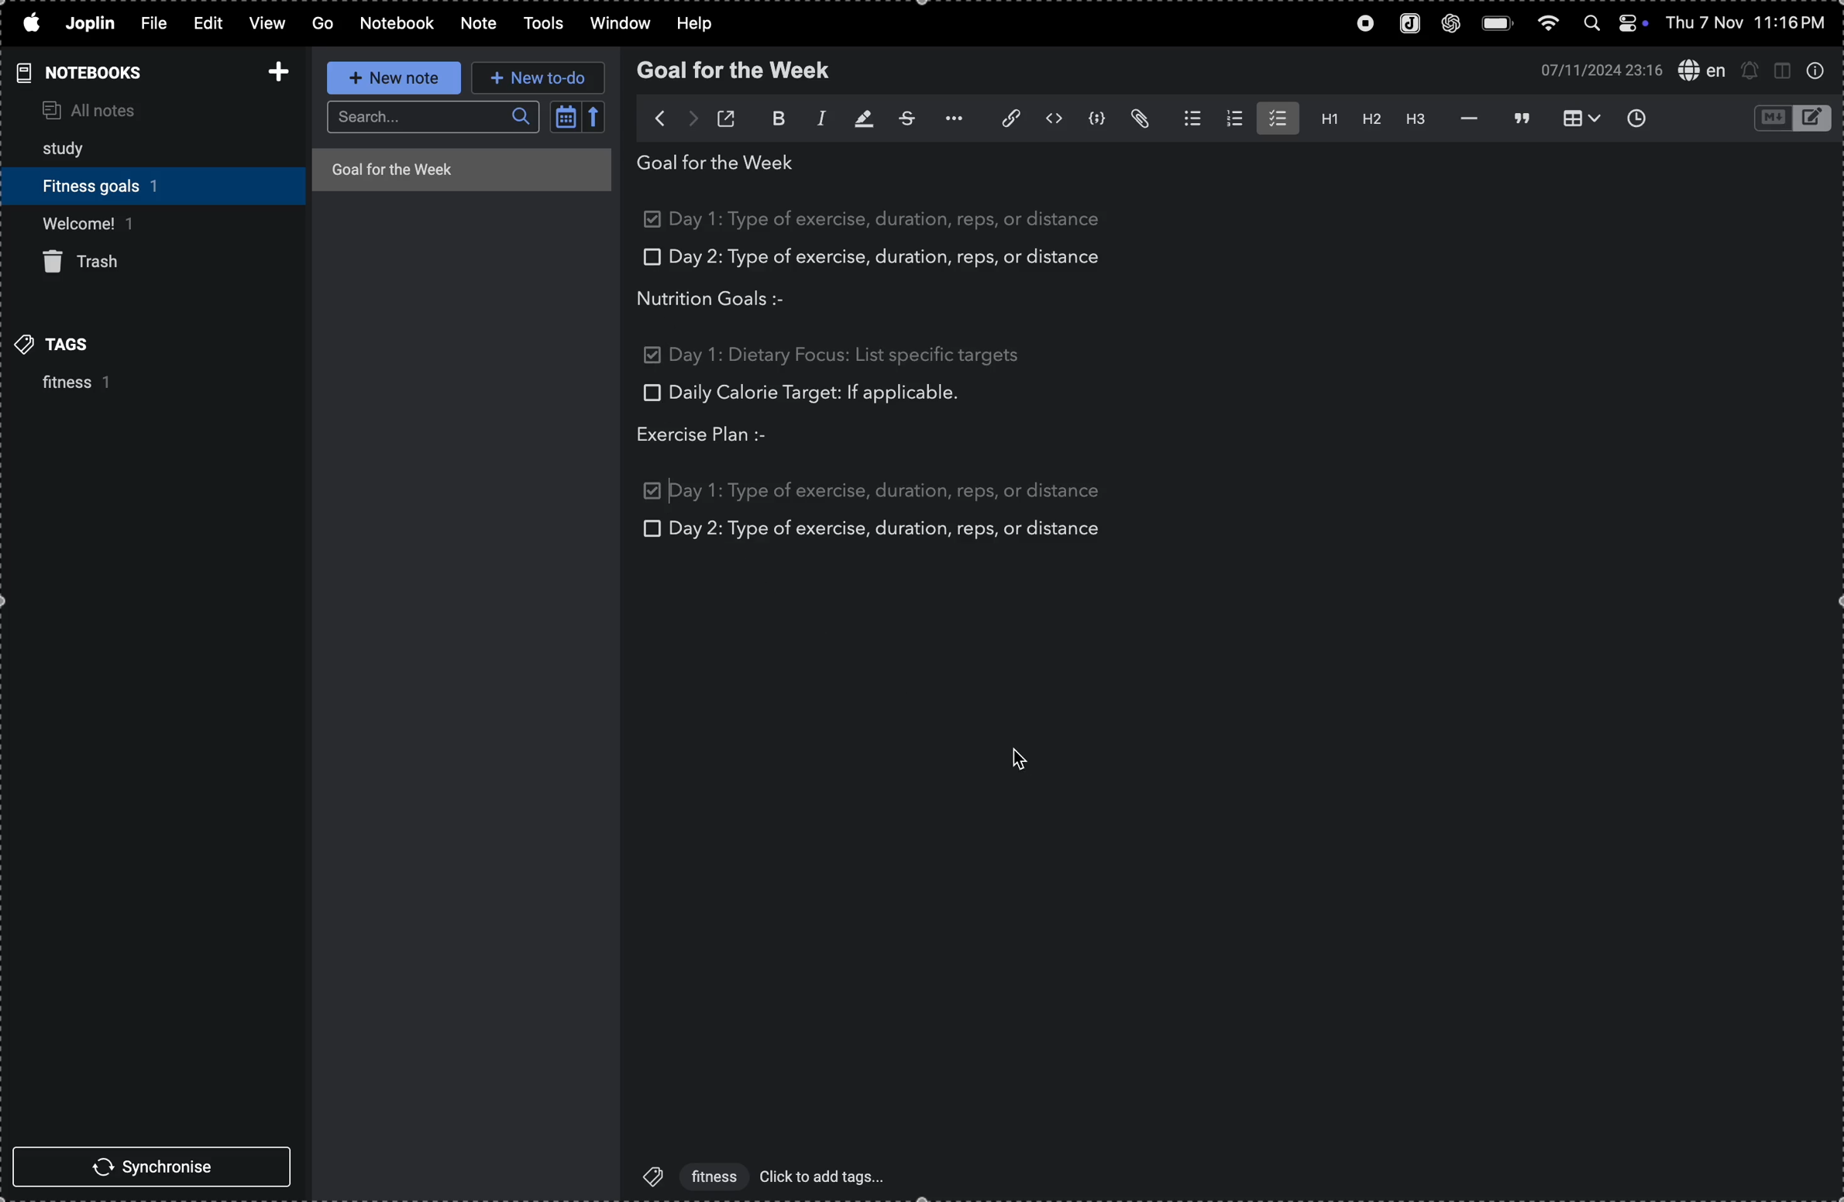 The height and width of the screenshot is (1202, 1844). What do you see at coordinates (324, 22) in the screenshot?
I see `GO` at bounding box center [324, 22].